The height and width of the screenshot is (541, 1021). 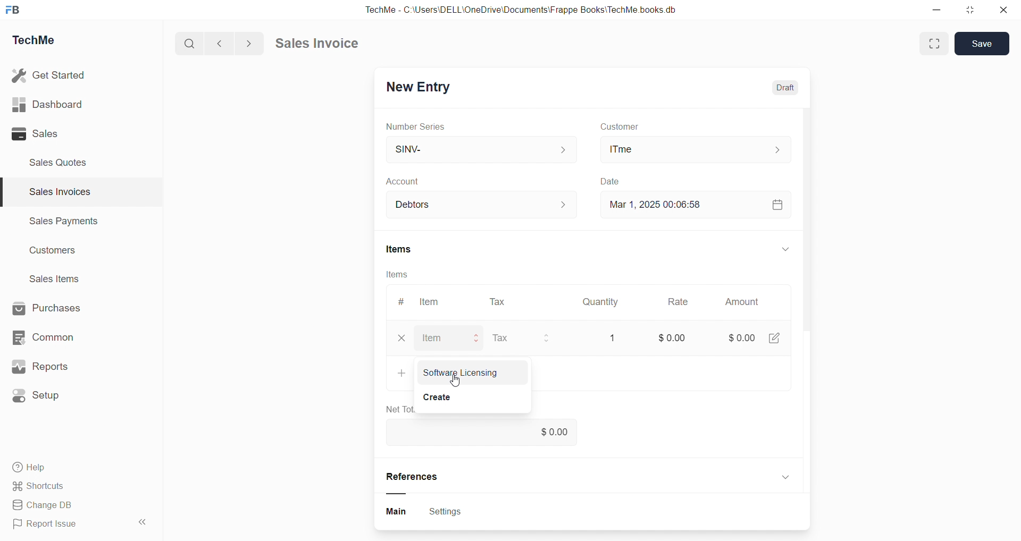 I want to click on @ Setup, so click(x=42, y=400).